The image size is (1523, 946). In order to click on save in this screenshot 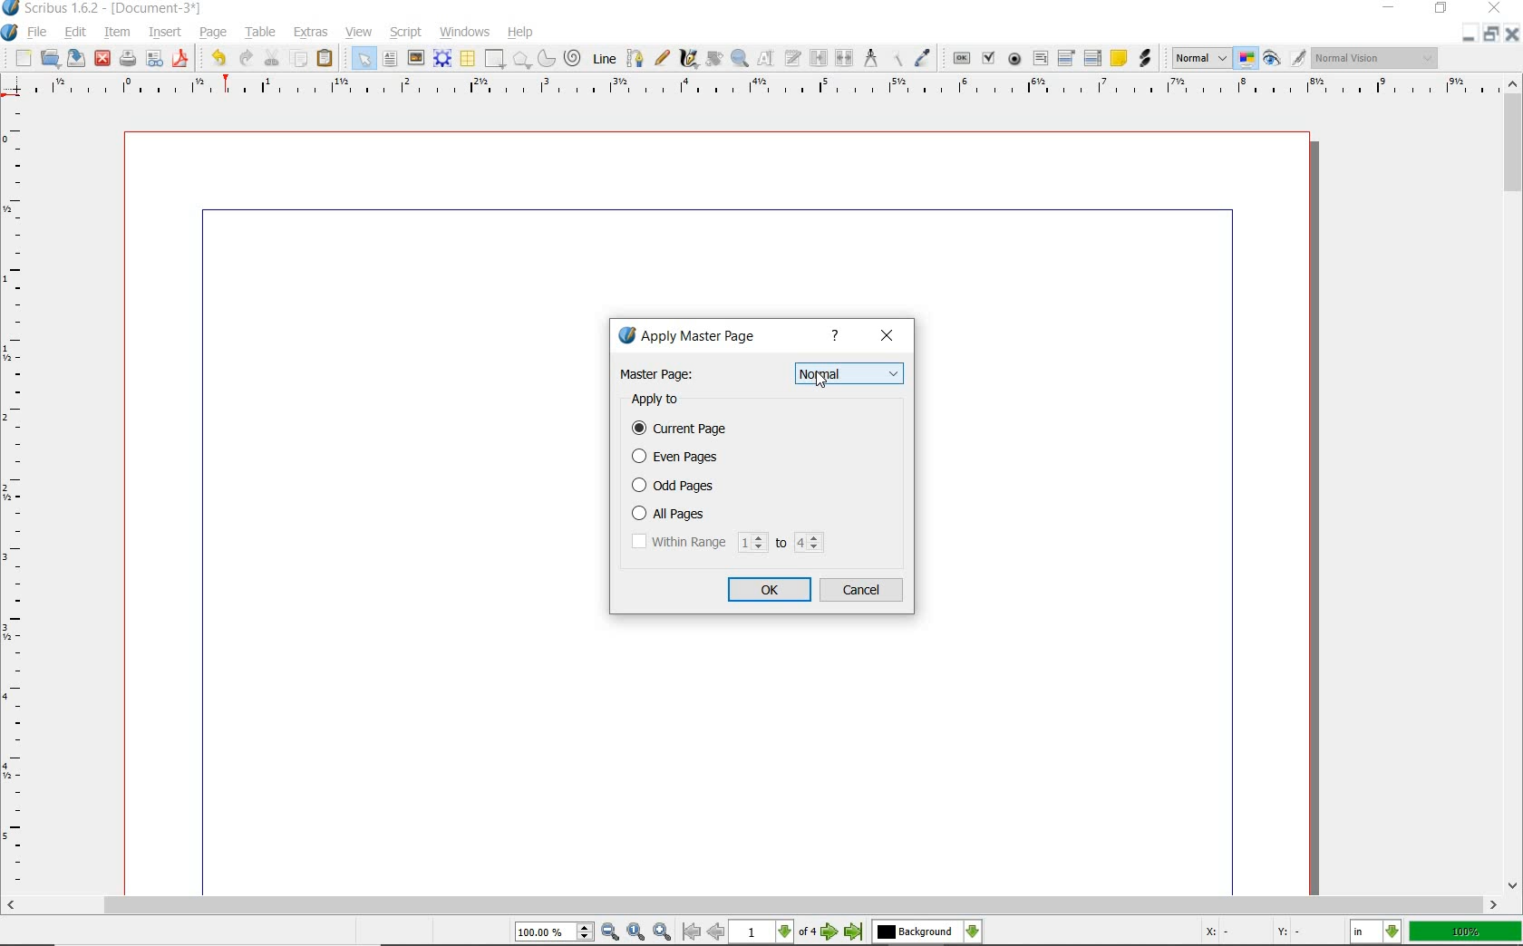, I will do `click(74, 58)`.